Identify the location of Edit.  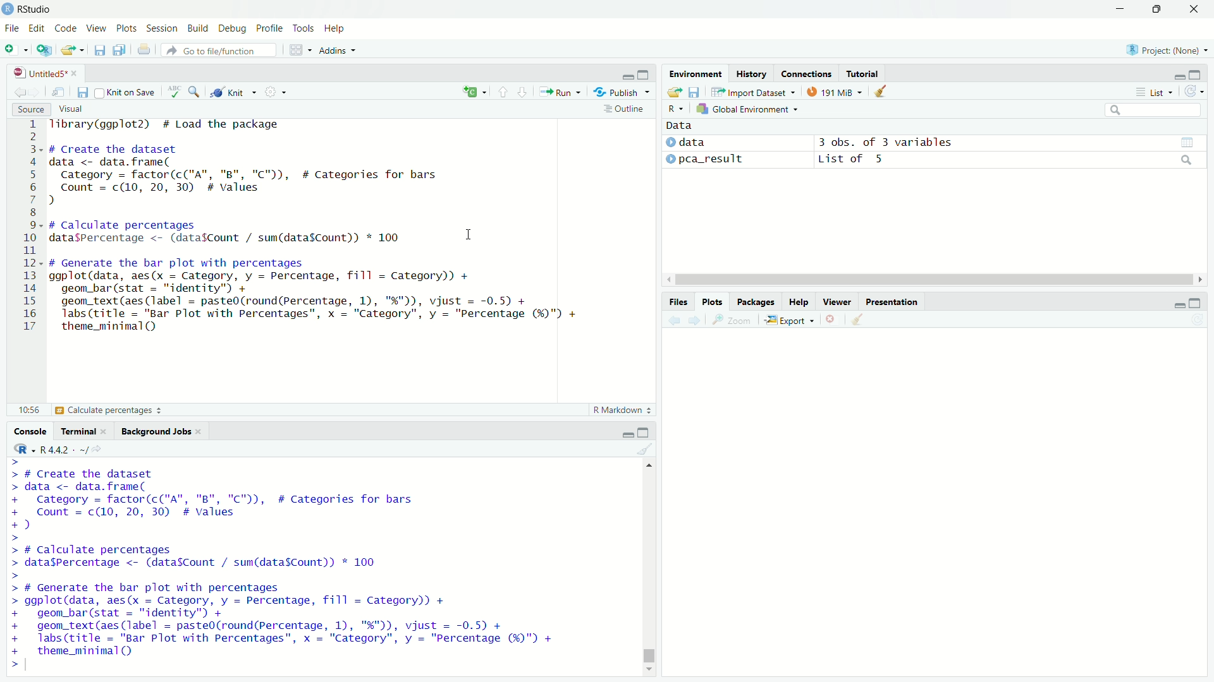
(39, 29).